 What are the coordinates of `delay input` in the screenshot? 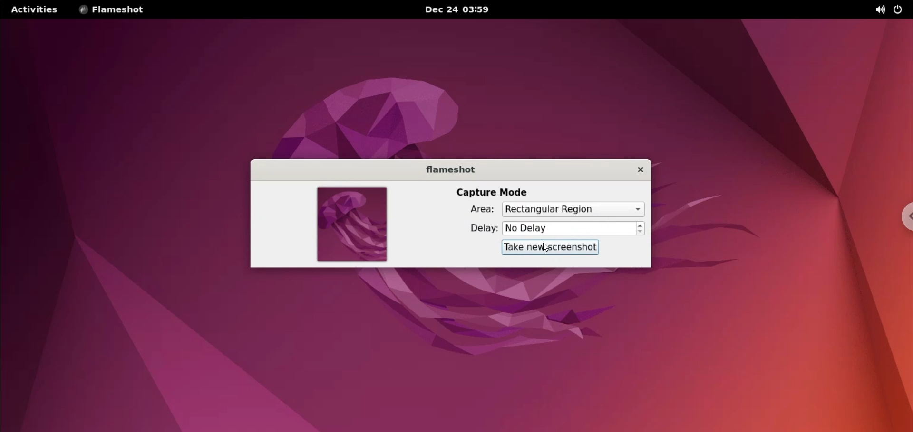 It's located at (569, 229).